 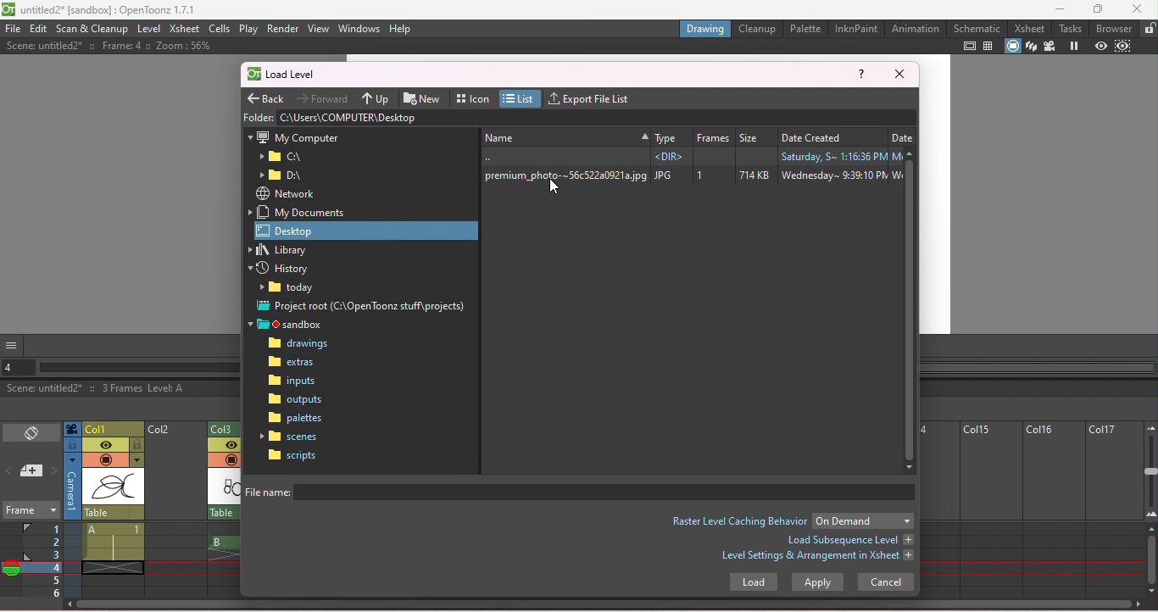 I want to click on Maximize, so click(x=1100, y=9).